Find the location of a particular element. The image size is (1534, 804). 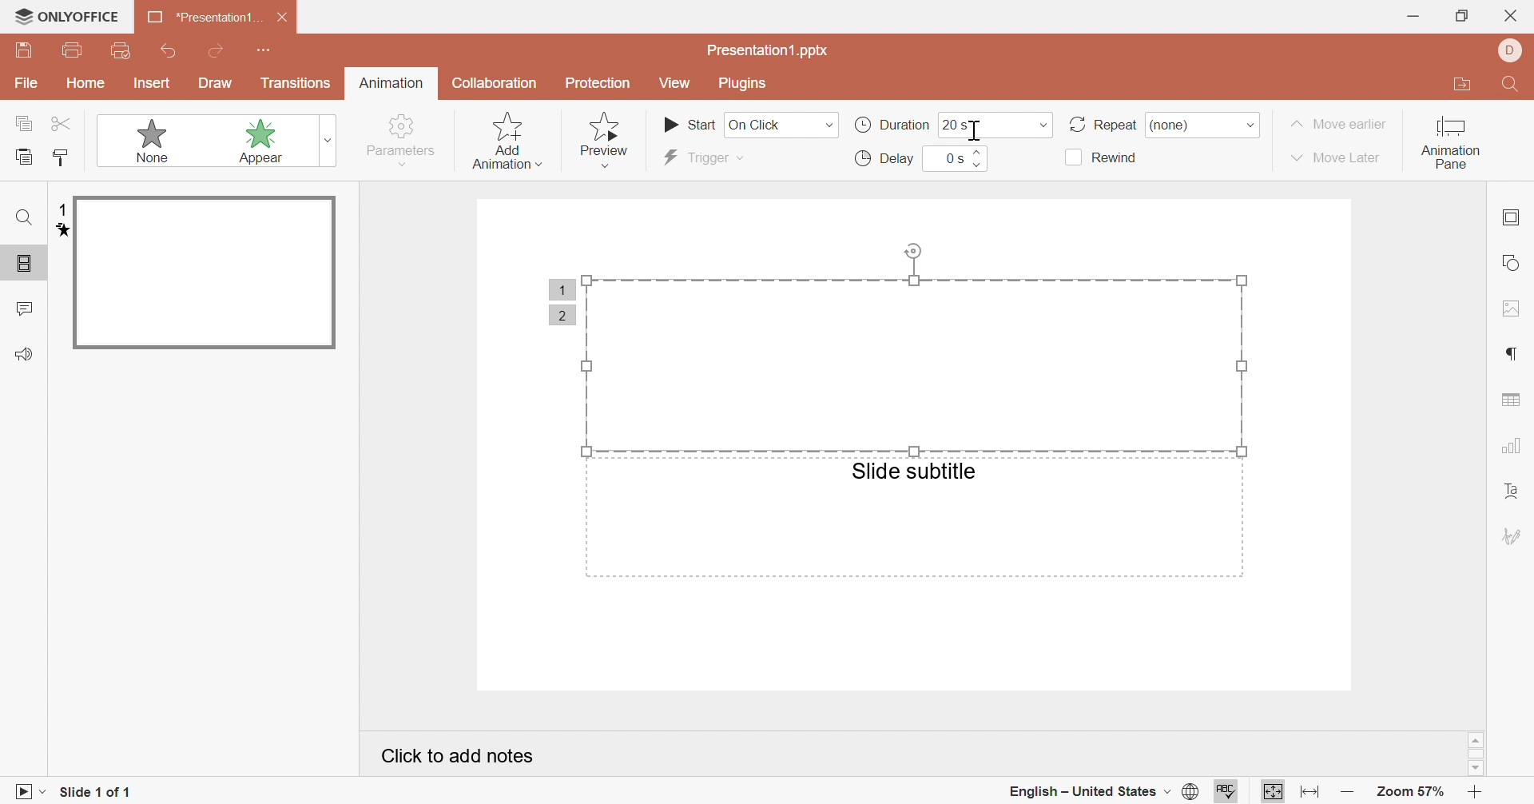

ONLYOFFICE is located at coordinates (67, 15).